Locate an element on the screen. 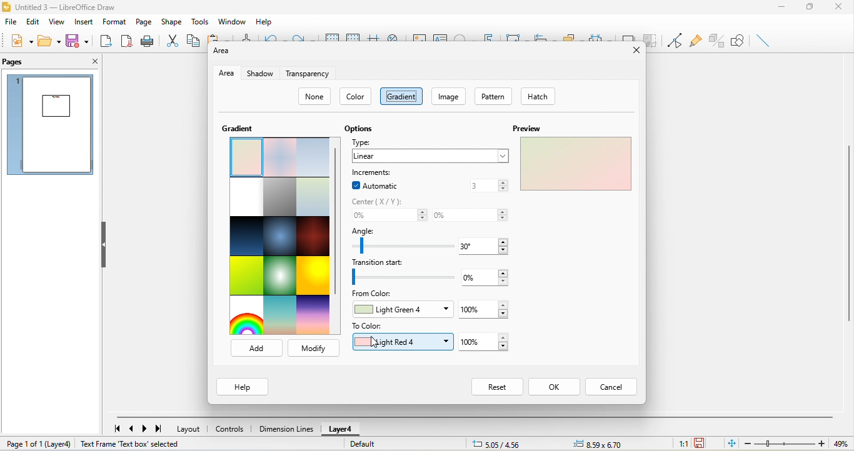 This screenshot has height=451, width=854. set transition start is located at coordinates (402, 277).